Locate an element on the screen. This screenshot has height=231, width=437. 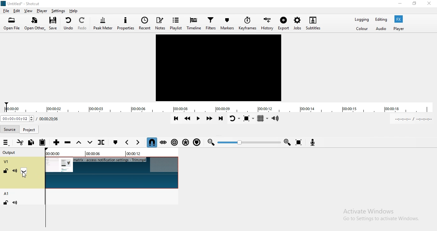
Record audio is located at coordinates (314, 142).